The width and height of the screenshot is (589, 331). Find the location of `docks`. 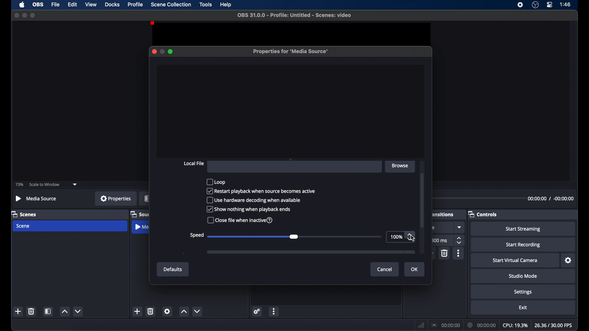

docks is located at coordinates (113, 5).